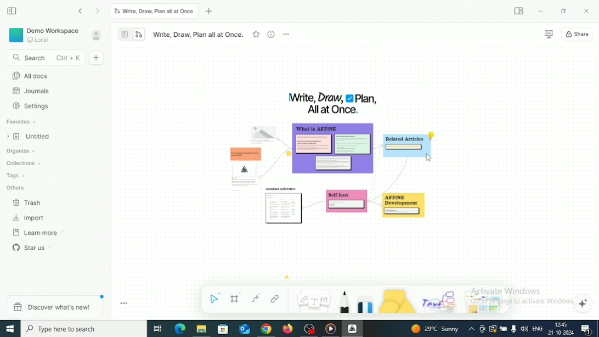  What do you see at coordinates (16, 176) in the screenshot?
I see `Tags` at bounding box center [16, 176].